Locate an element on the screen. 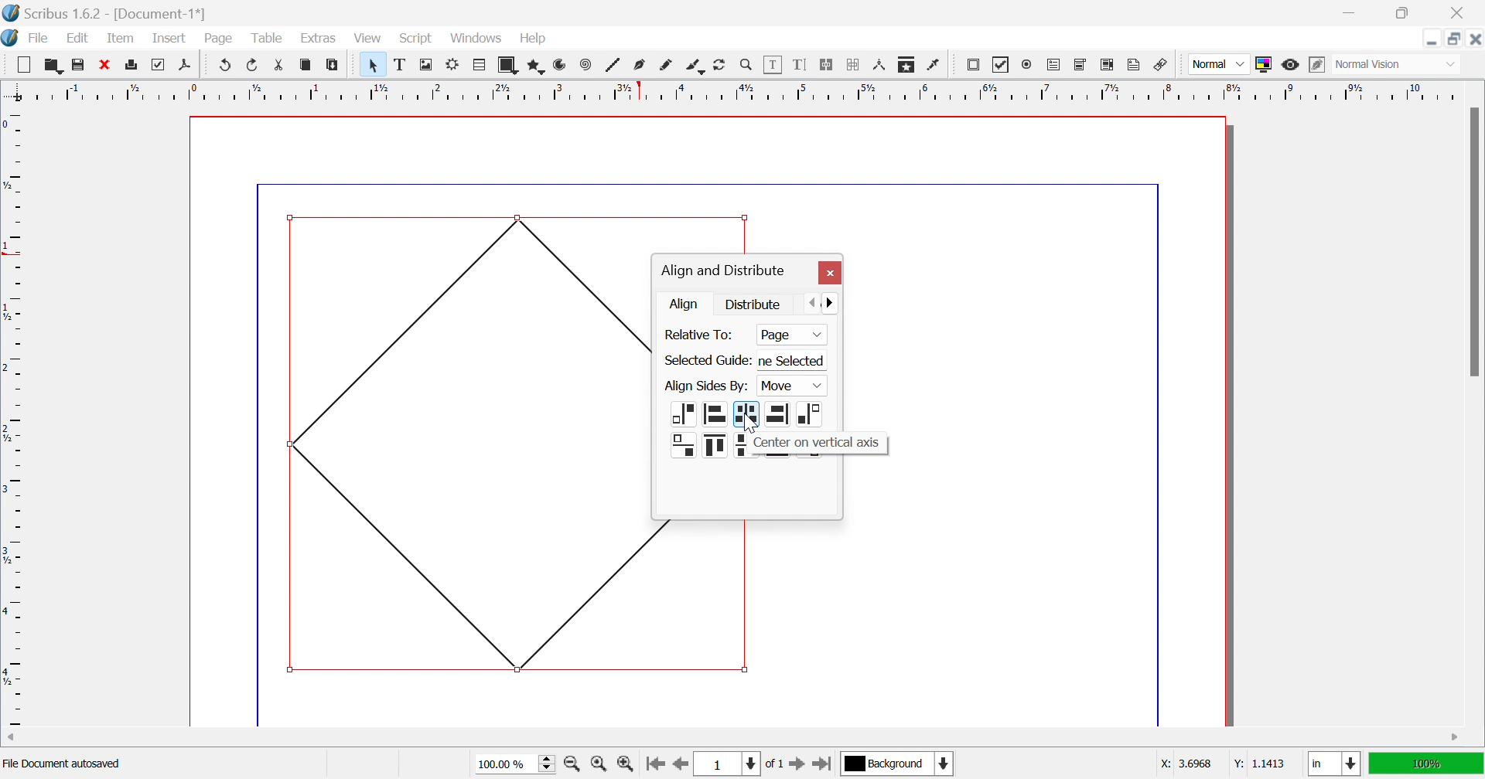  Image frame is located at coordinates (428, 63).